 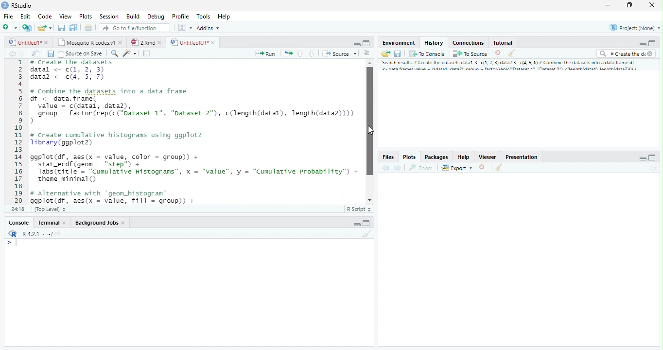 I want to click on Print, so click(x=90, y=28).